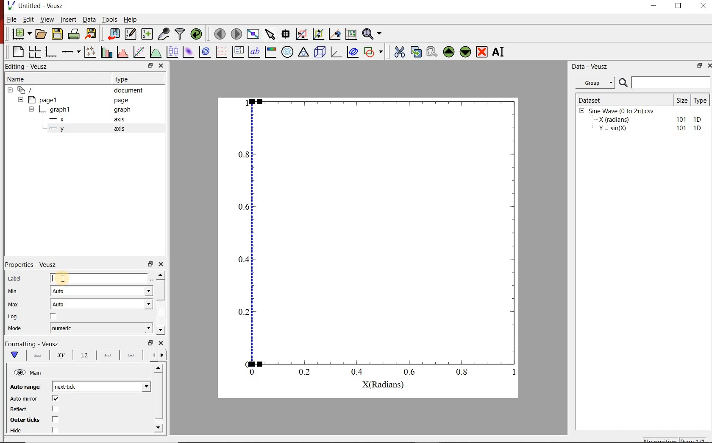  What do you see at coordinates (18, 52) in the screenshot?
I see `Blank page` at bounding box center [18, 52].